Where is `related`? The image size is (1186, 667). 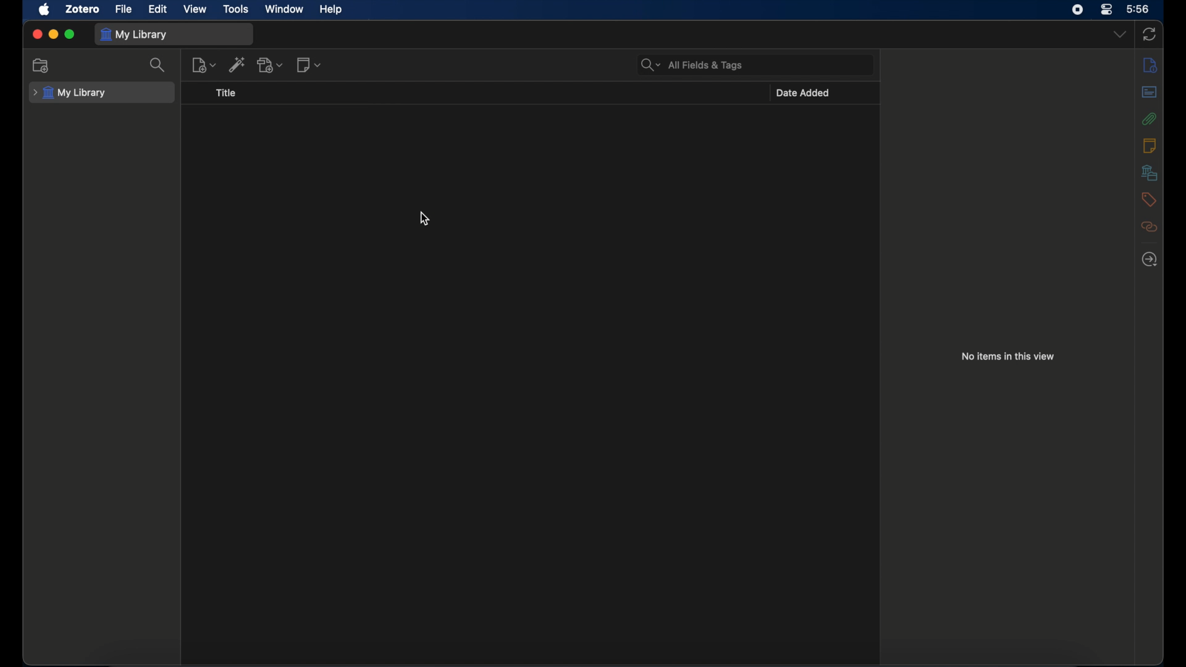
related is located at coordinates (1149, 227).